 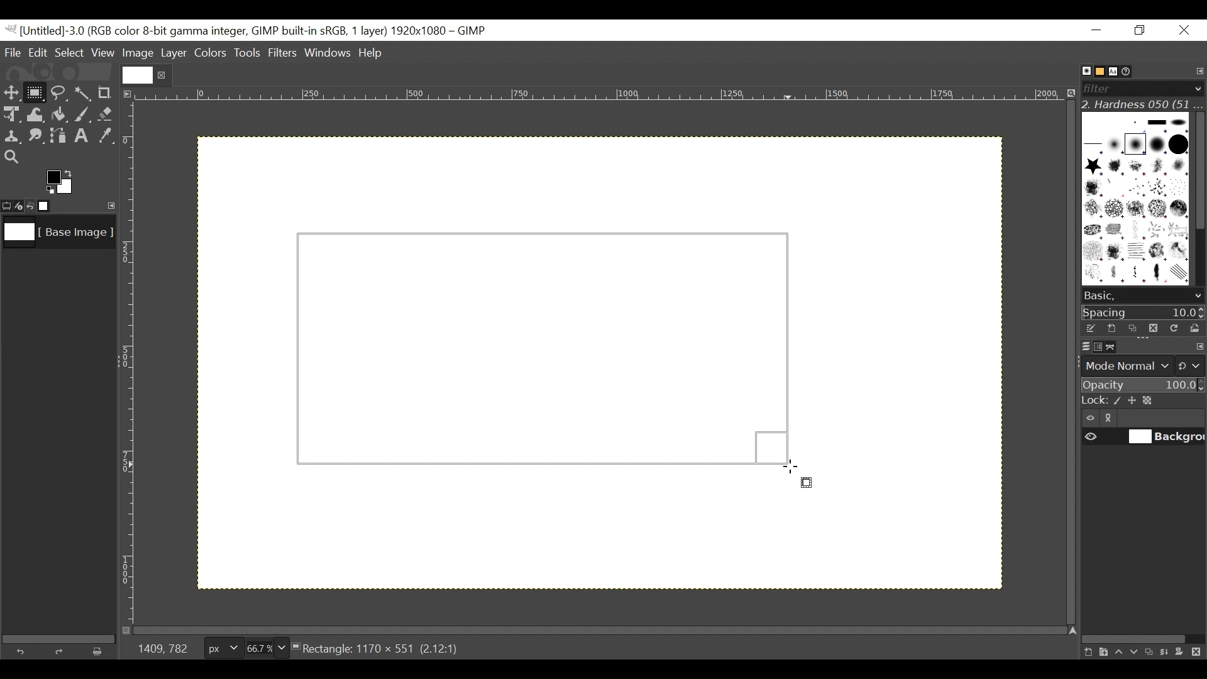 What do you see at coordinates (1131, 70) in the screenshot?
I see `Document History` at bounding box center [1131, 70].